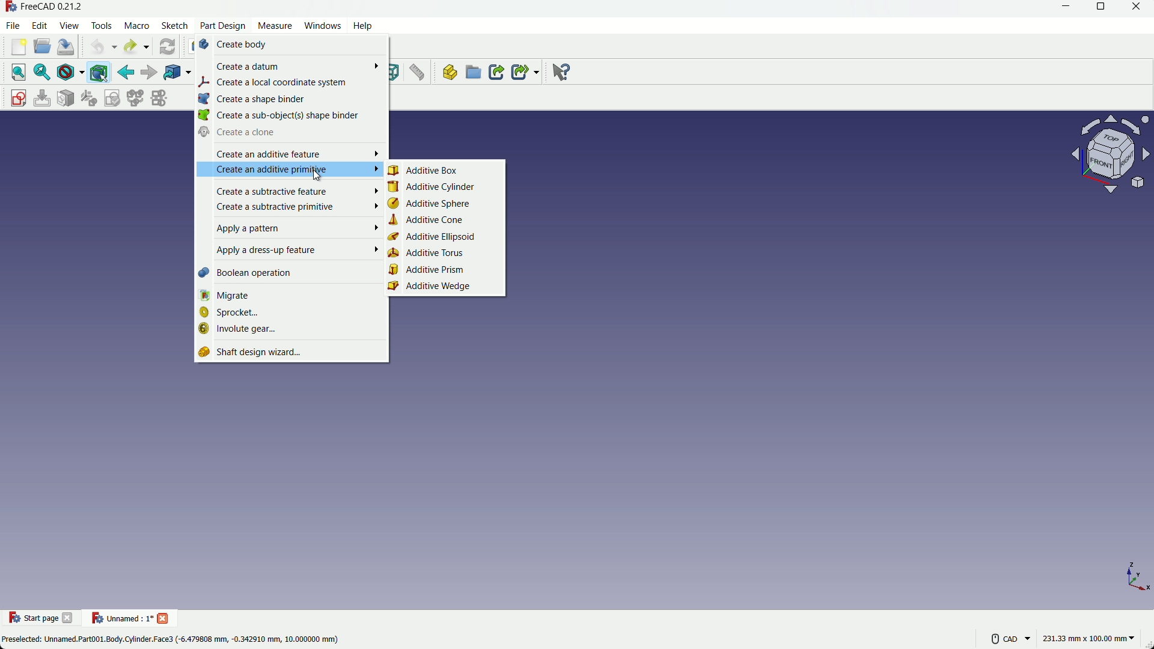 Image resolution: width=1154 pixels, height=649 pixels. Describe the element at coordinates (444, 240) in the screenshot. I see `additive ellipsoid` at that location.